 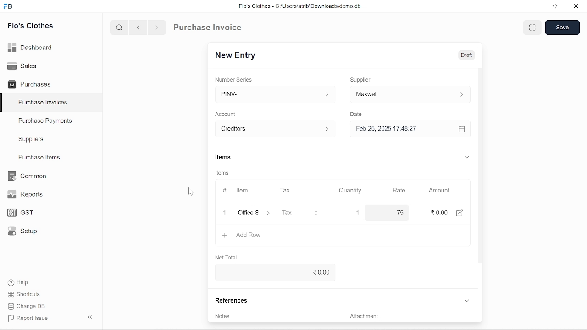 What do you see at coordinates (562, 28) in the screenshot?
I see `save` at bounding box center [562, 28].